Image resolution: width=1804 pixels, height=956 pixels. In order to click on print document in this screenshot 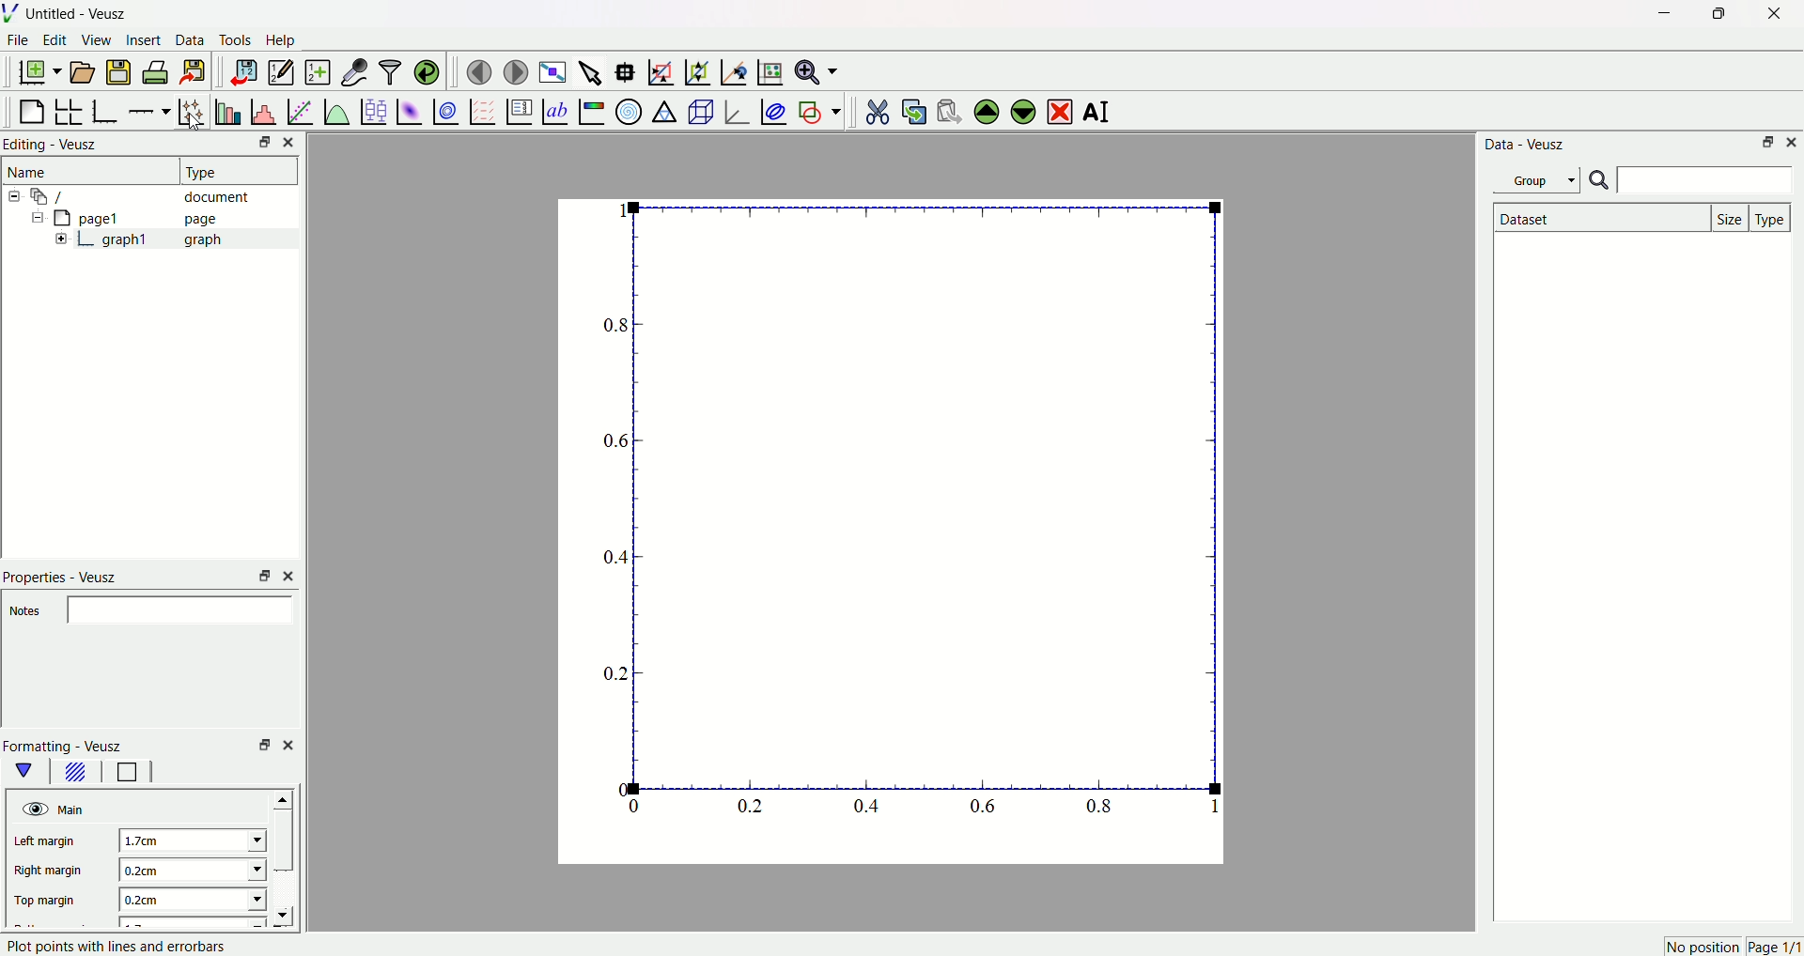, I will do `click(158, 74)`.